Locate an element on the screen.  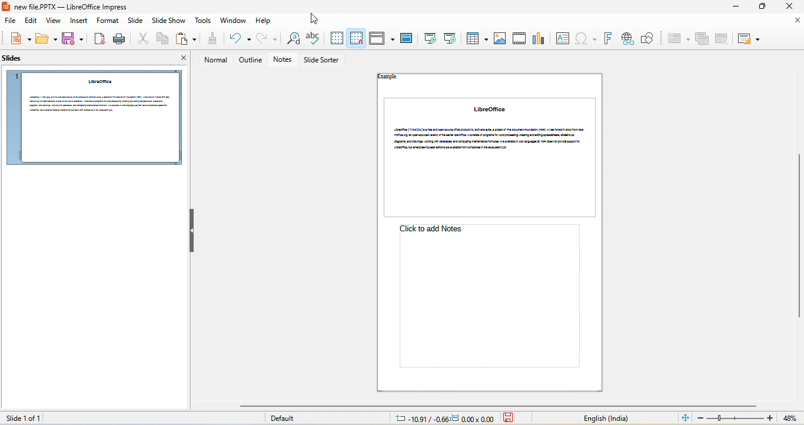
duplicate slide is located at coordinates (702, 39).